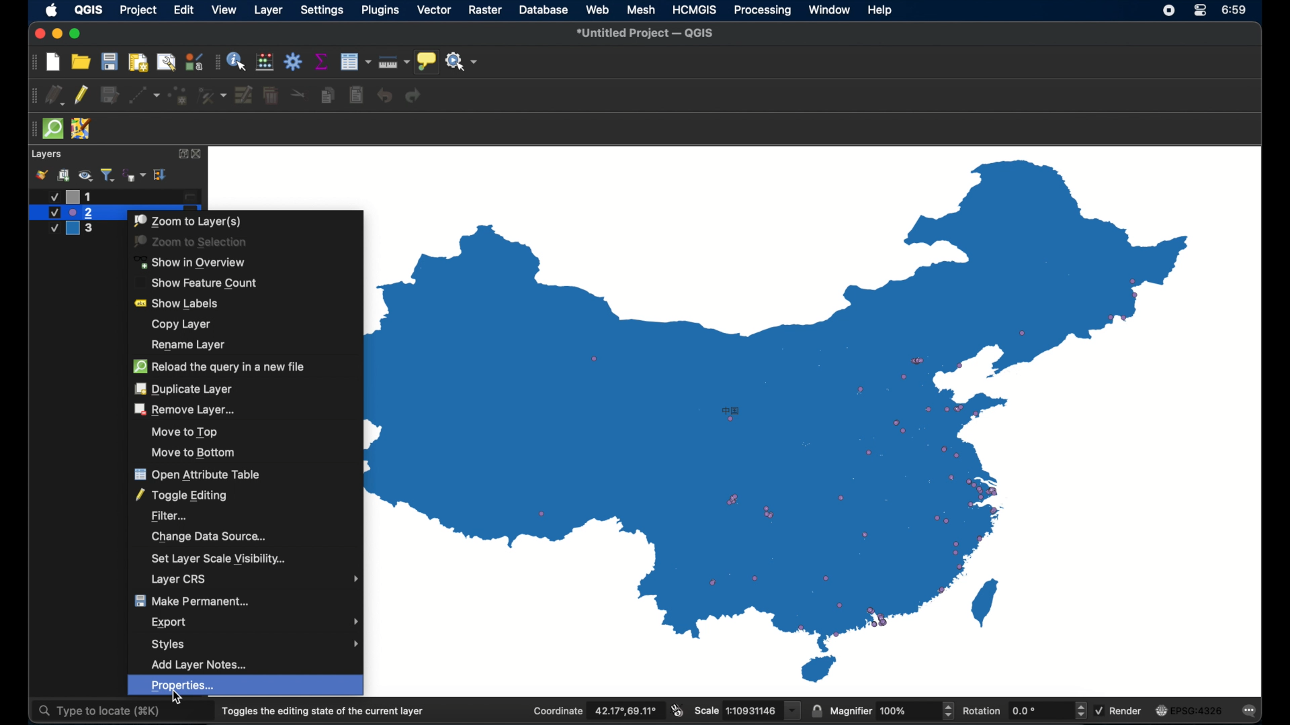  Describe the element at coordinates (134, 175) in the screenshot. I see `filter legend by expression` at that location.